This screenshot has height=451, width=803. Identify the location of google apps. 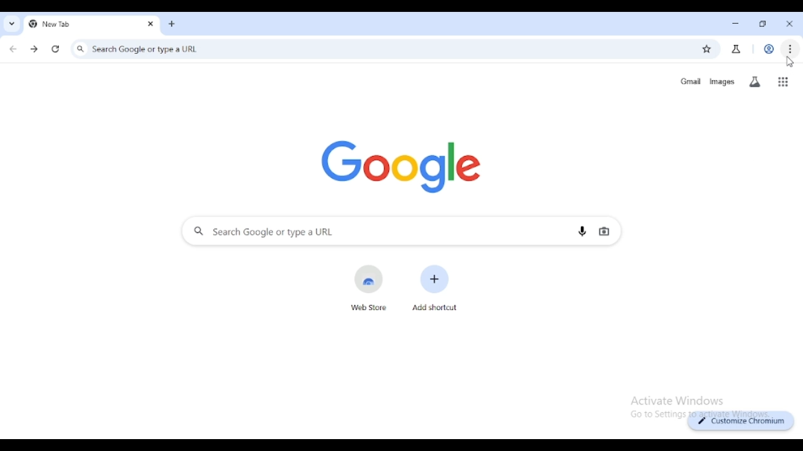
(783, 81).